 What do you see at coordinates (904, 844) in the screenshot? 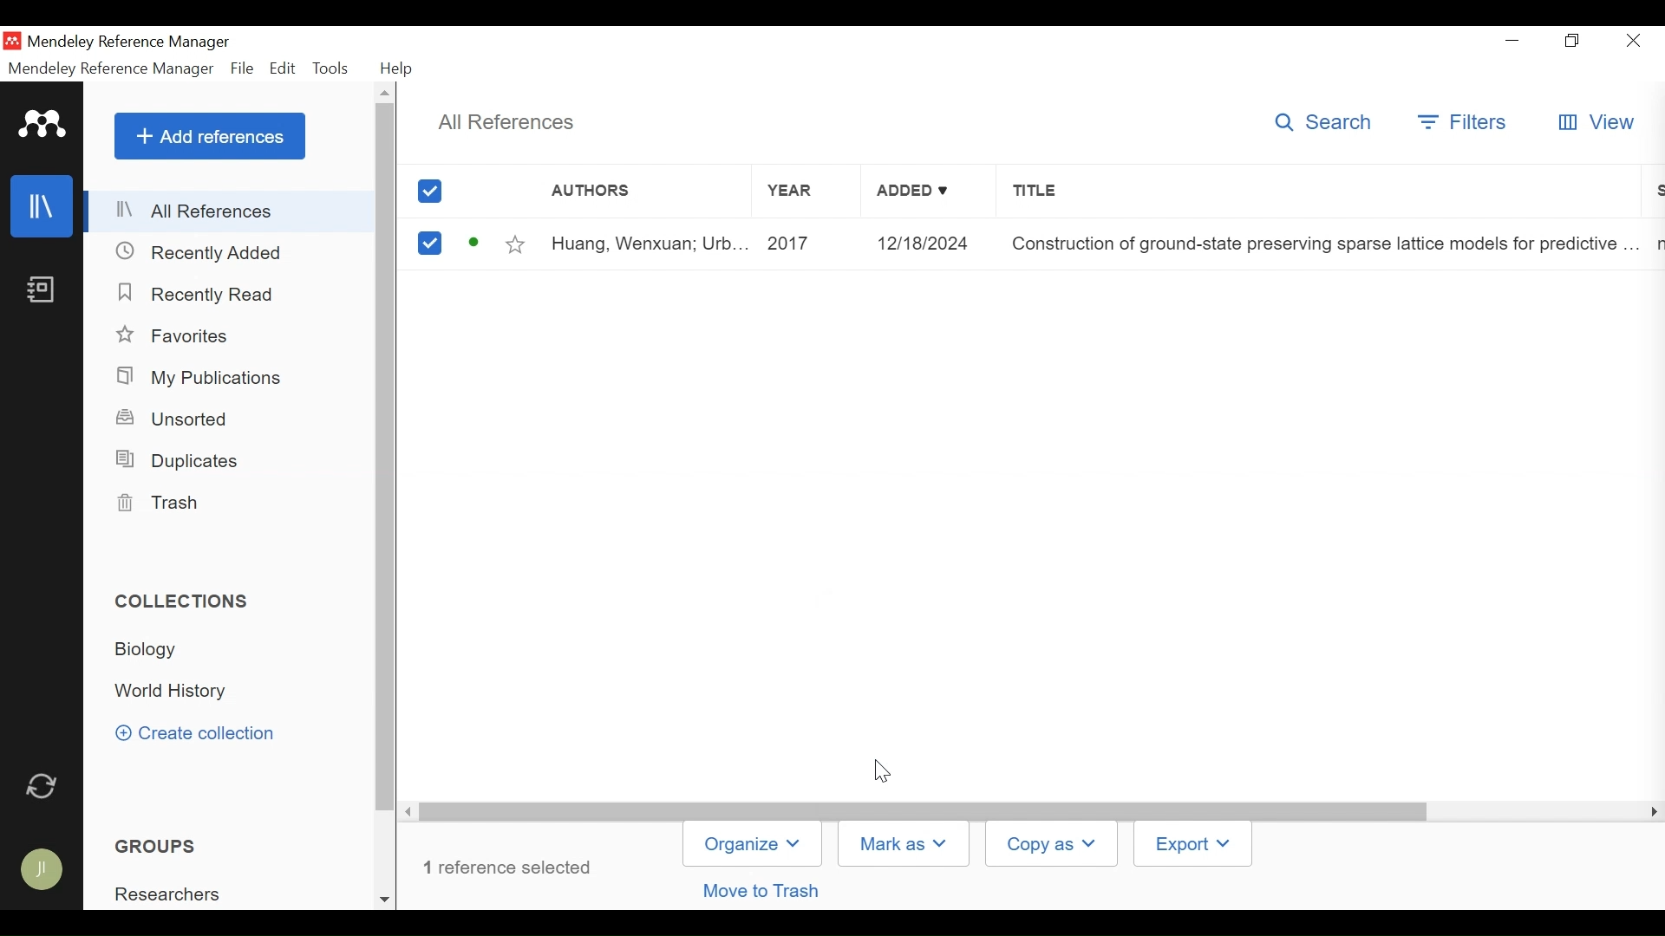
I see `Mark as` at bounding box center [904, 844].